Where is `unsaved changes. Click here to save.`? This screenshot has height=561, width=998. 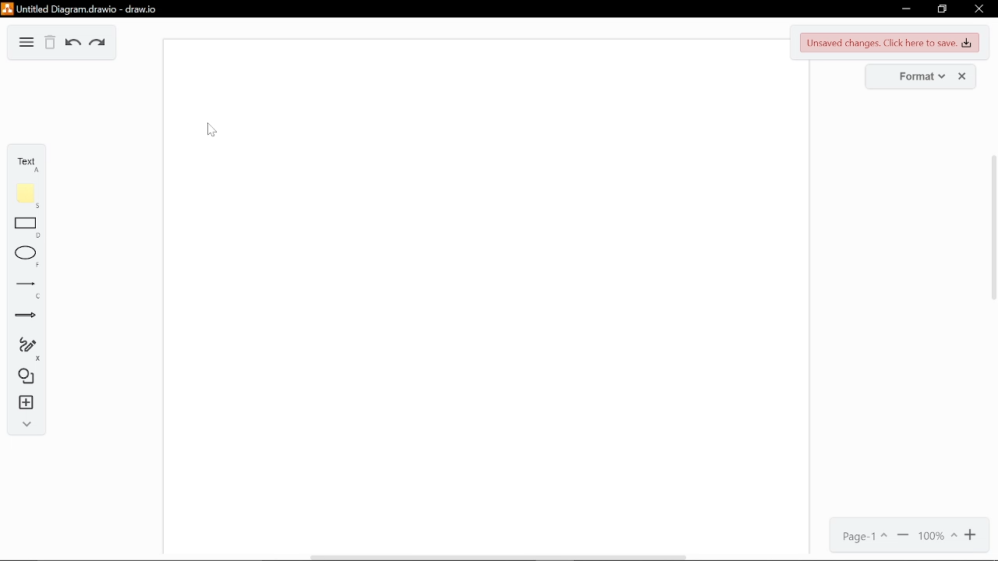 unsaved changes. Click here to save. is located at coordinates (890, 43).